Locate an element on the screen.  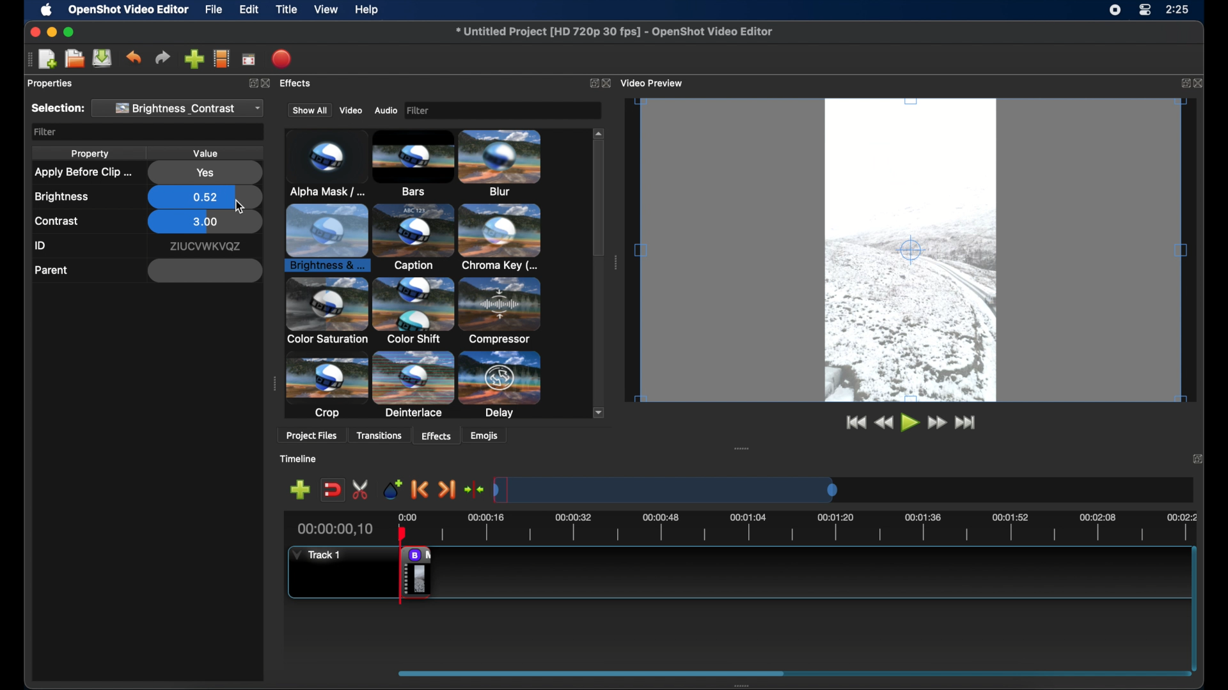
brightness and contrast dropdown is located at coordinates (182, 108).